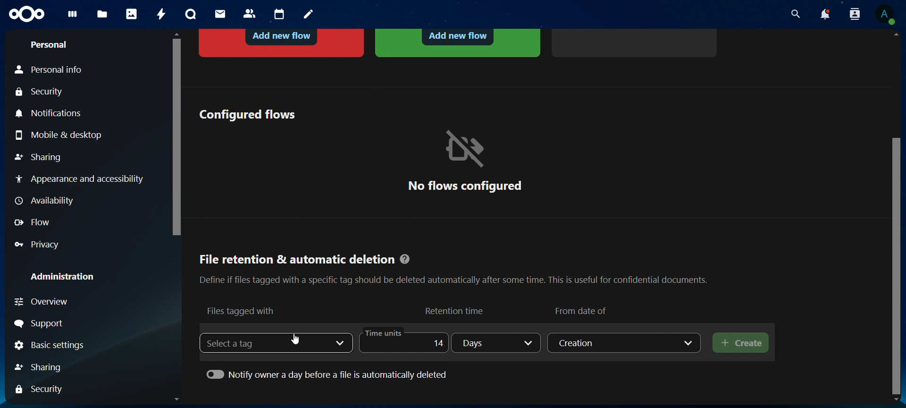  What do you see at coordinates (401, 341) in the screenshot?
I see `time units` at bounding box center [401, 341].